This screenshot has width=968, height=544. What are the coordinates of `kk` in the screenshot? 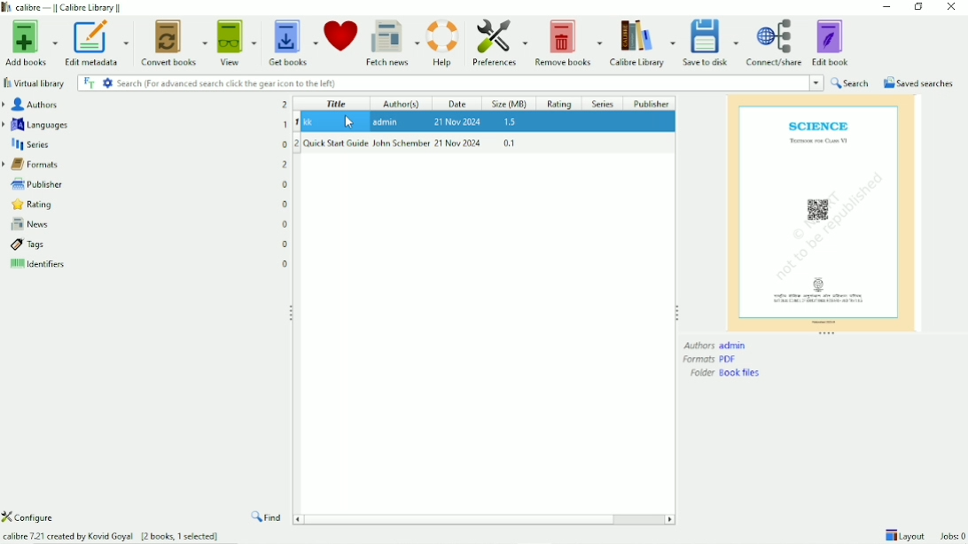 It's located at (321, 122).